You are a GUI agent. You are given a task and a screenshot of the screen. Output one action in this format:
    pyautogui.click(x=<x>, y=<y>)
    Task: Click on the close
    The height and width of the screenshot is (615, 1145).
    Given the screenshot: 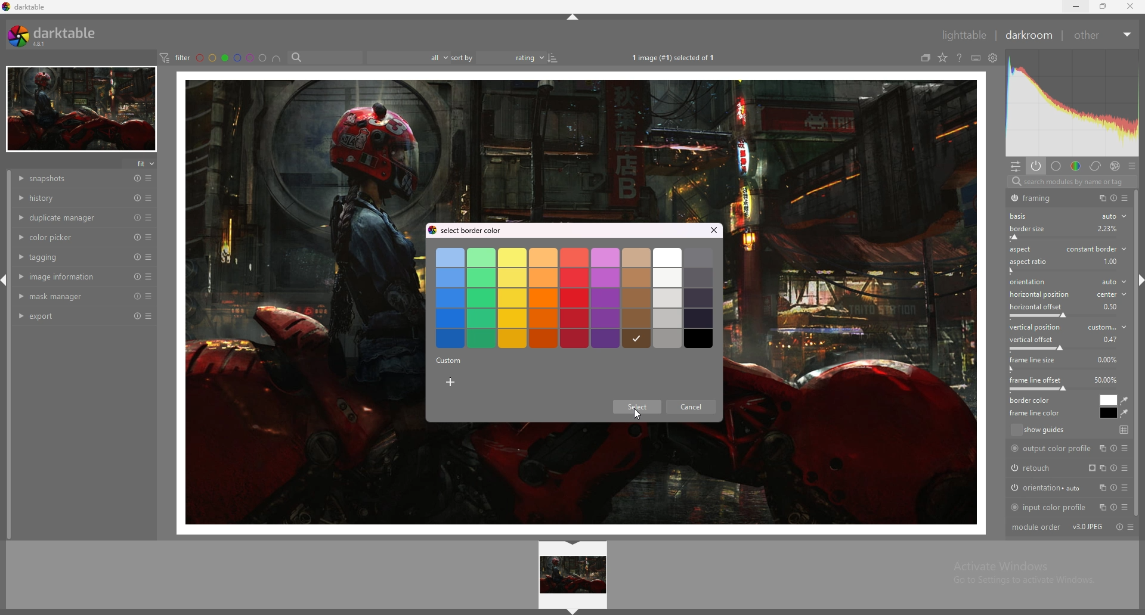 What is the action you would take?
    pyautogui.click(x=1130, y=7)
    